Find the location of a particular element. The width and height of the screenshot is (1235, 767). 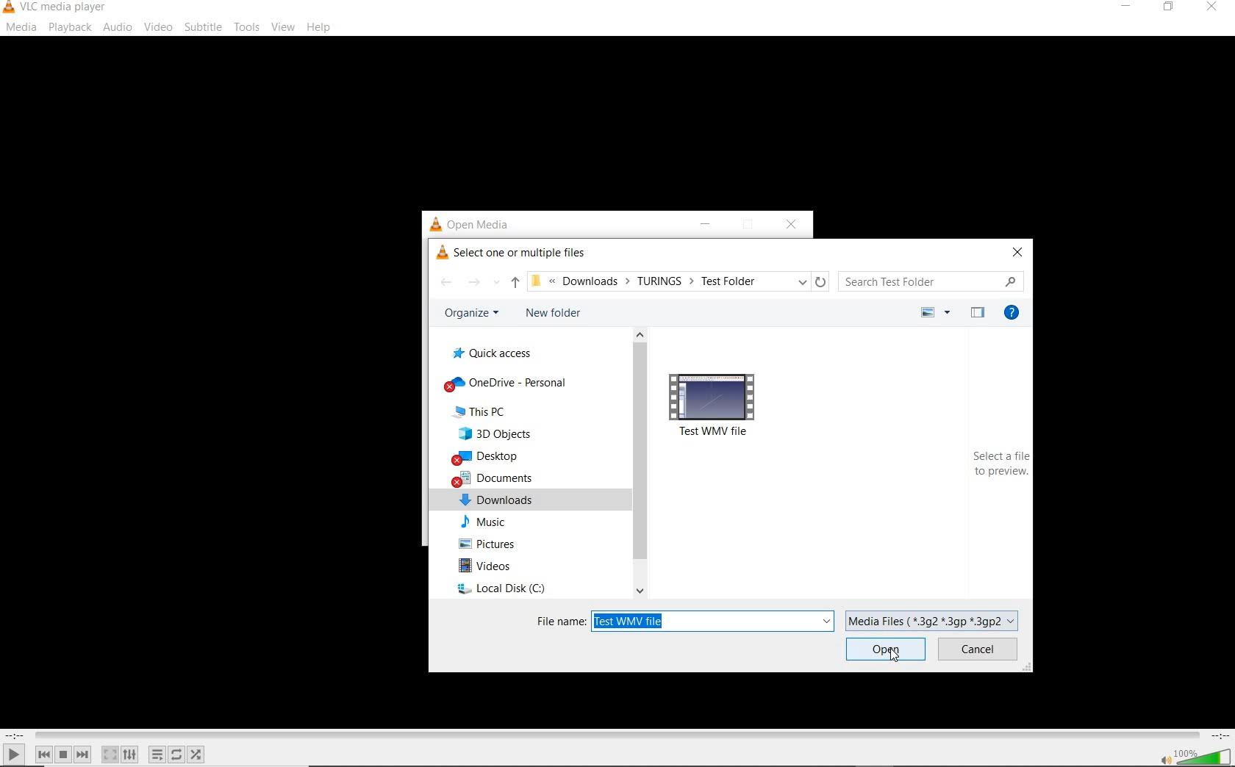

Music is located at coordinates (493, 523).